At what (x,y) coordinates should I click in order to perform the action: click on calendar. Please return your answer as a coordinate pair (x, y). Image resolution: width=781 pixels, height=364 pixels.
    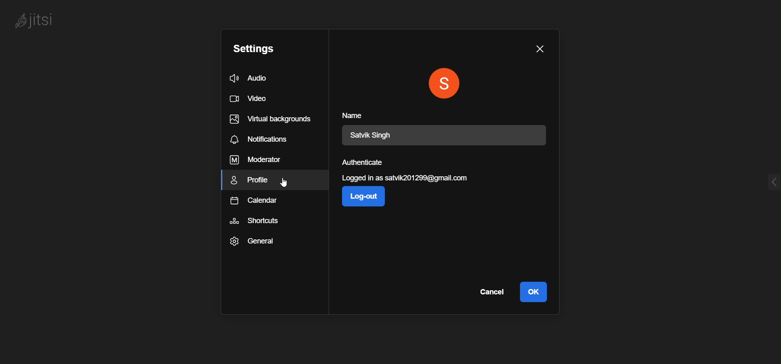
    Looking at the image, I should click on (253, 202).